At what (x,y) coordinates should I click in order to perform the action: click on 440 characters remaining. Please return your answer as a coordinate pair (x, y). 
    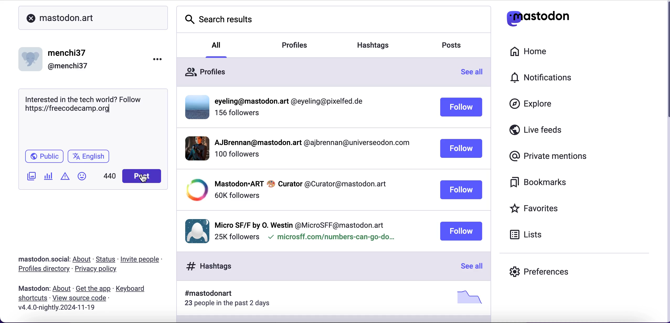
    Looking at the image, I should click on (111, 177).